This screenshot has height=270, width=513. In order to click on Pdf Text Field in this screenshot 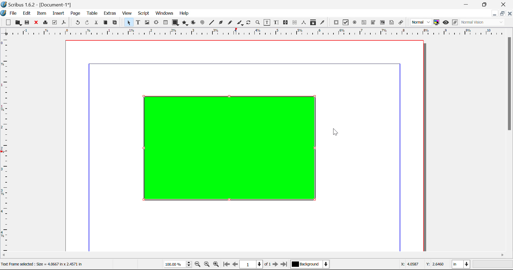, I will do `click(364, 22)`.